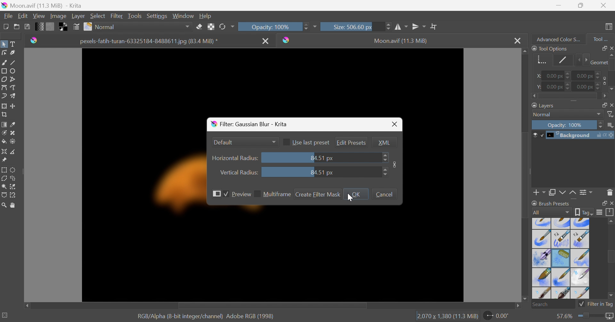 The height and width of the screenshot is (322, 615). Describe the element at coordinates (560, 5) in the screenshot. I see `` at that location.